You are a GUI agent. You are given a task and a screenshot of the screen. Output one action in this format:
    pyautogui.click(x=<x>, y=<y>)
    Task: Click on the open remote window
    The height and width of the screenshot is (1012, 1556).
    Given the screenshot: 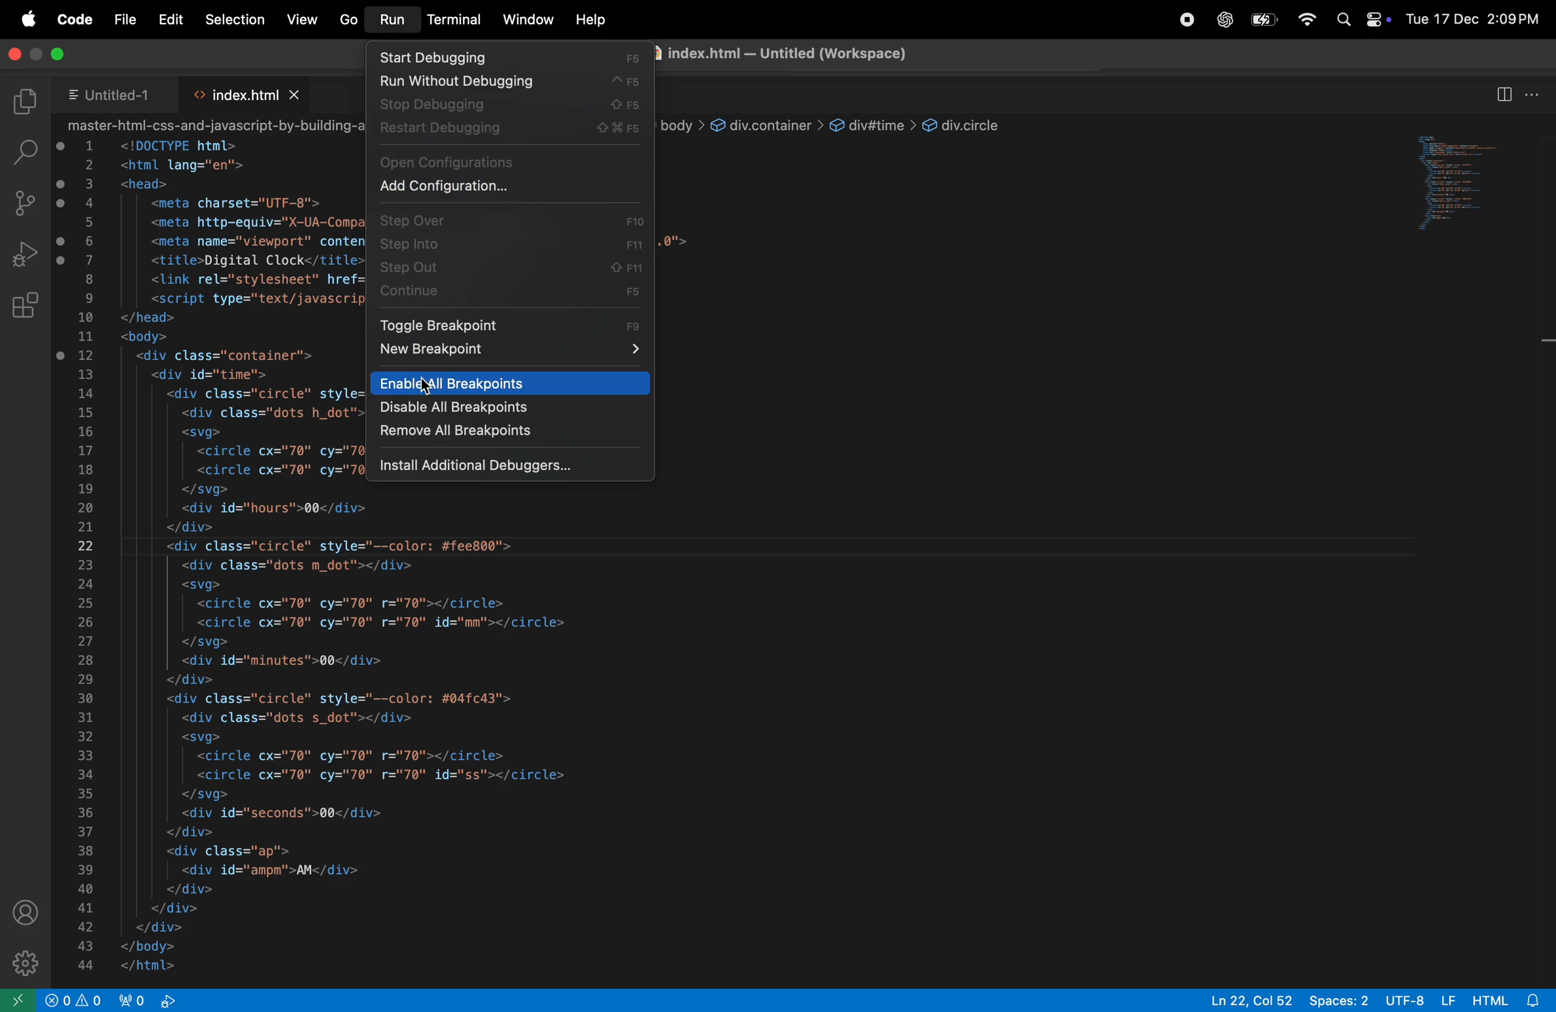 What is the action you would take?
    pyautogui.click(x=18, y=998)
    